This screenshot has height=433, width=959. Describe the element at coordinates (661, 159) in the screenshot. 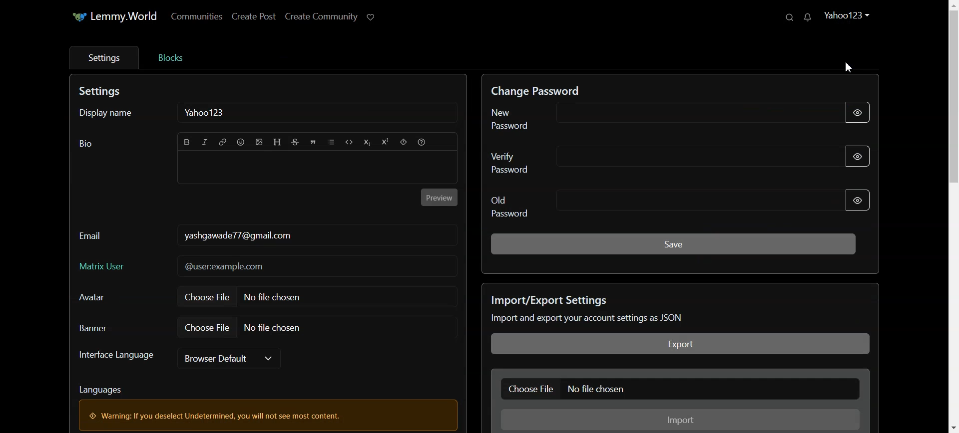

I see `Verify Password` at that location.